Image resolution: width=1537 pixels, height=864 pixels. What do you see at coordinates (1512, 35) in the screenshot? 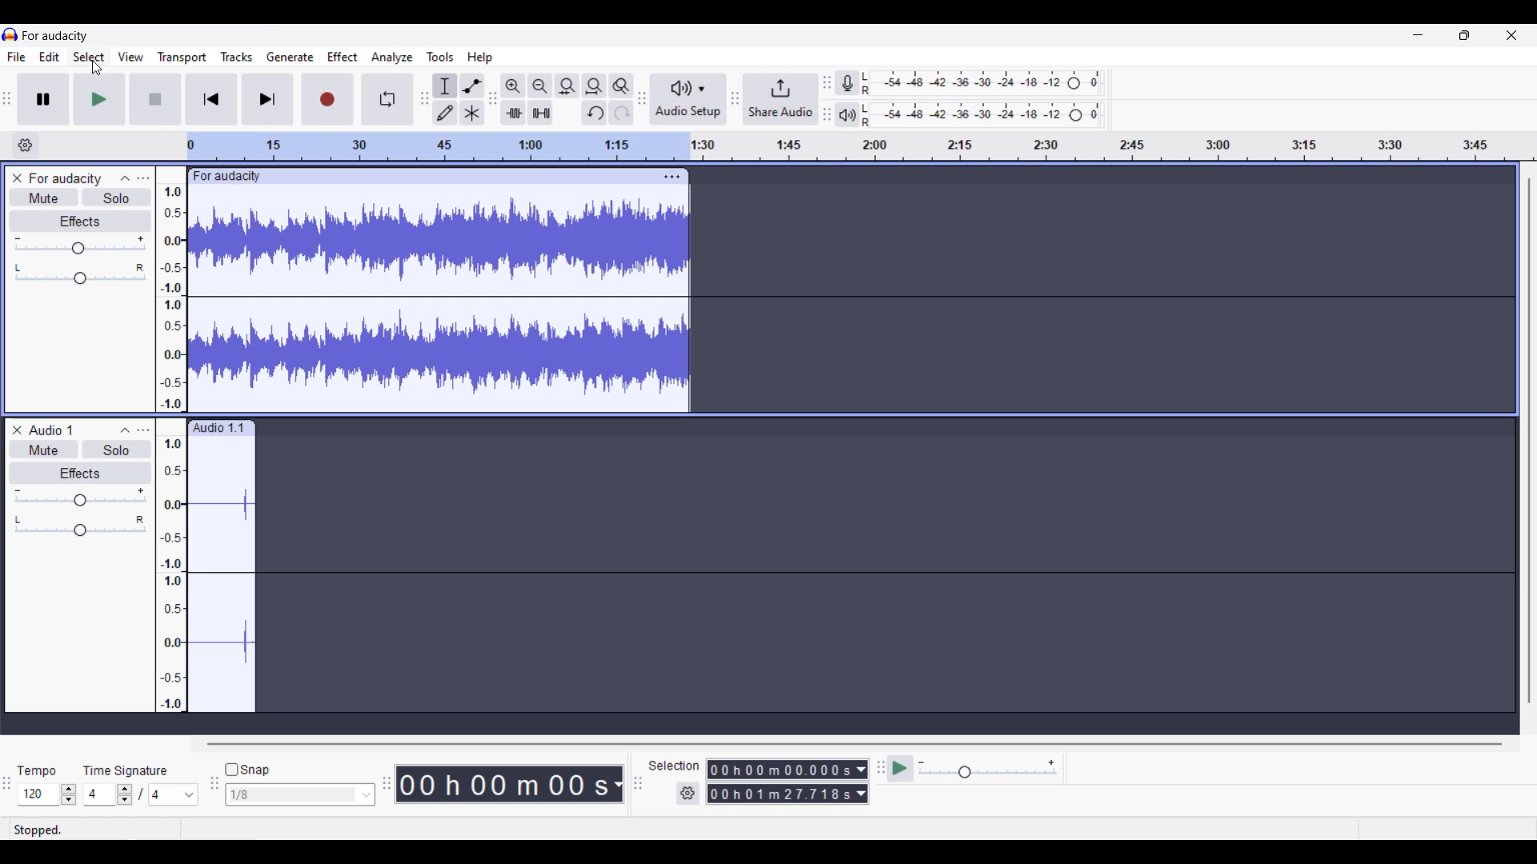
I see `Close interface` at bounding box center [1512, 35].